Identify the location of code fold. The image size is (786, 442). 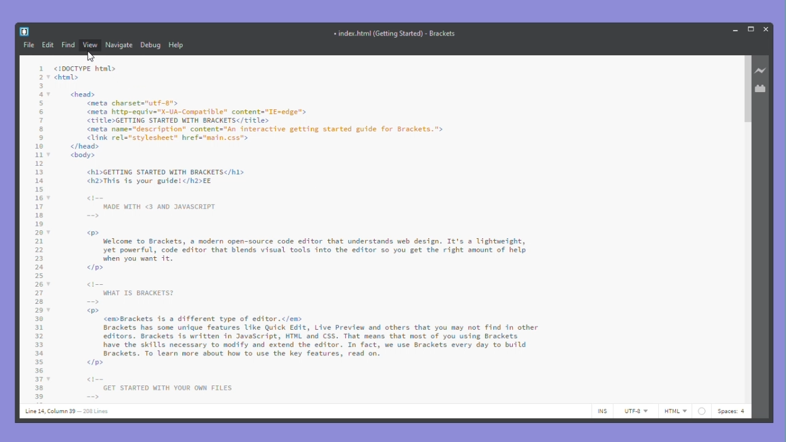
(50, 95).